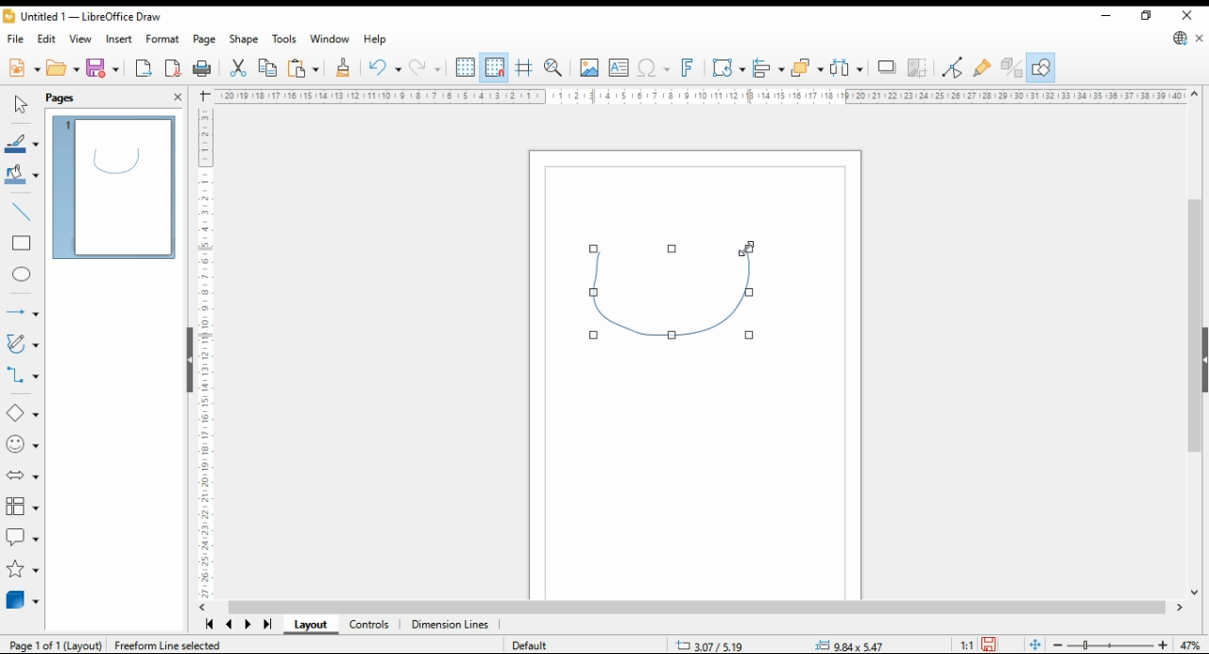  I want to click on stars and banners, so click(22, 570).